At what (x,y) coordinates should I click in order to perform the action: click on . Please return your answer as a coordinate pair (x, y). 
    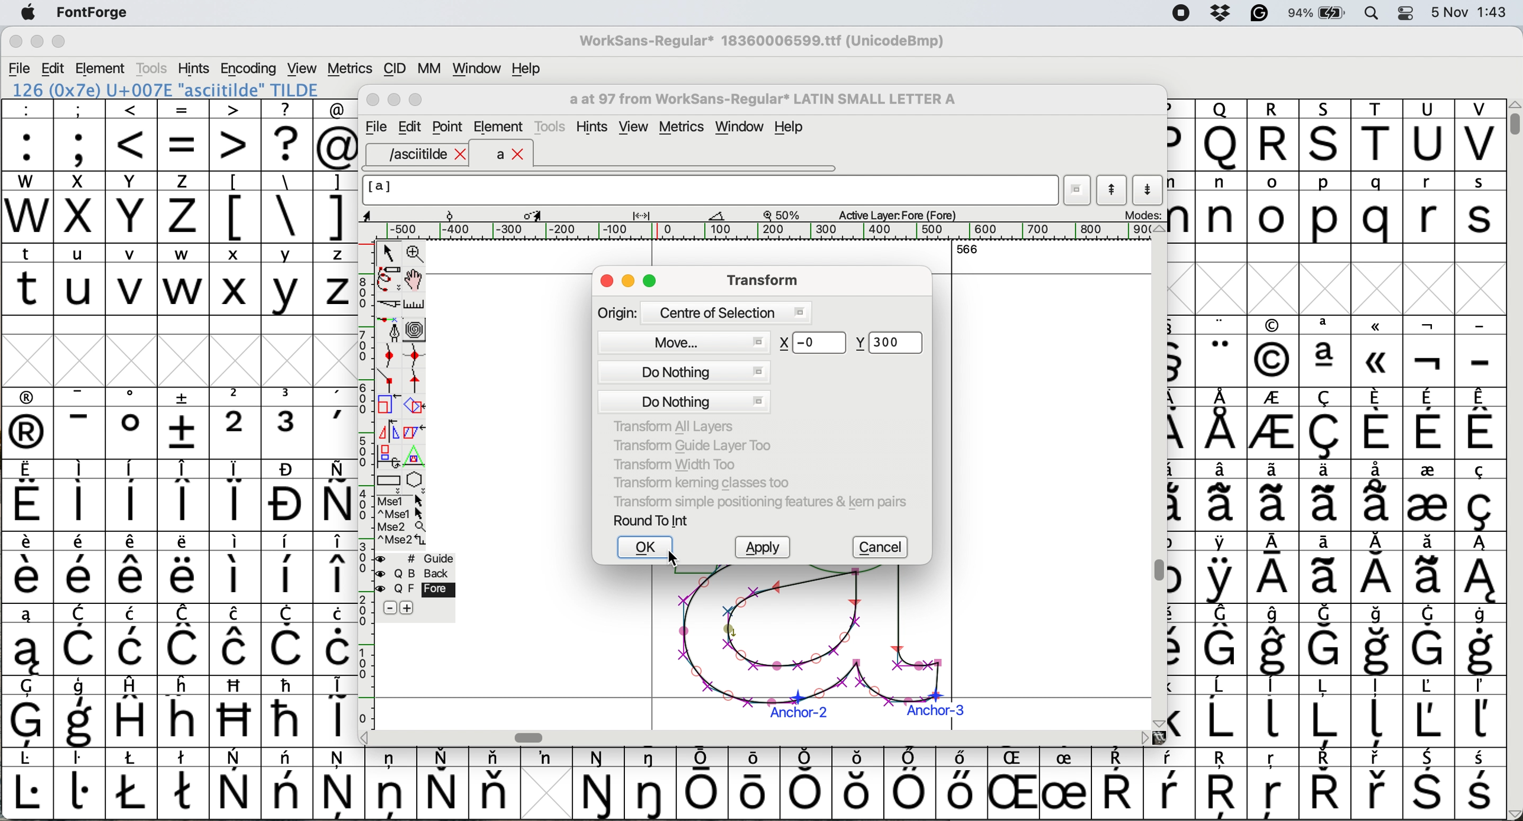
    Looking at the image, I should click on (1224, 785).